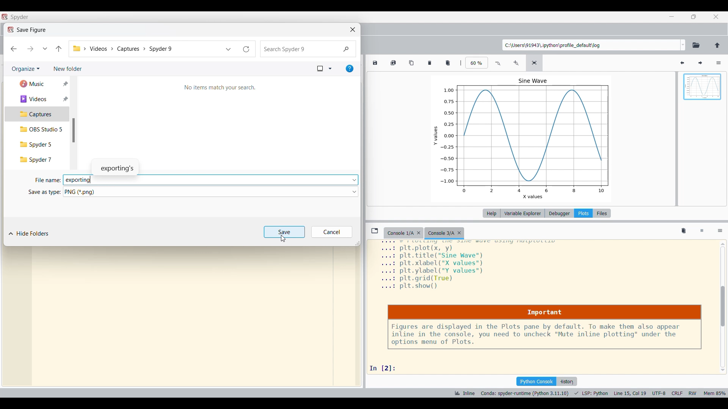  I want to click on suggestion: exporting, so click(119, 166).